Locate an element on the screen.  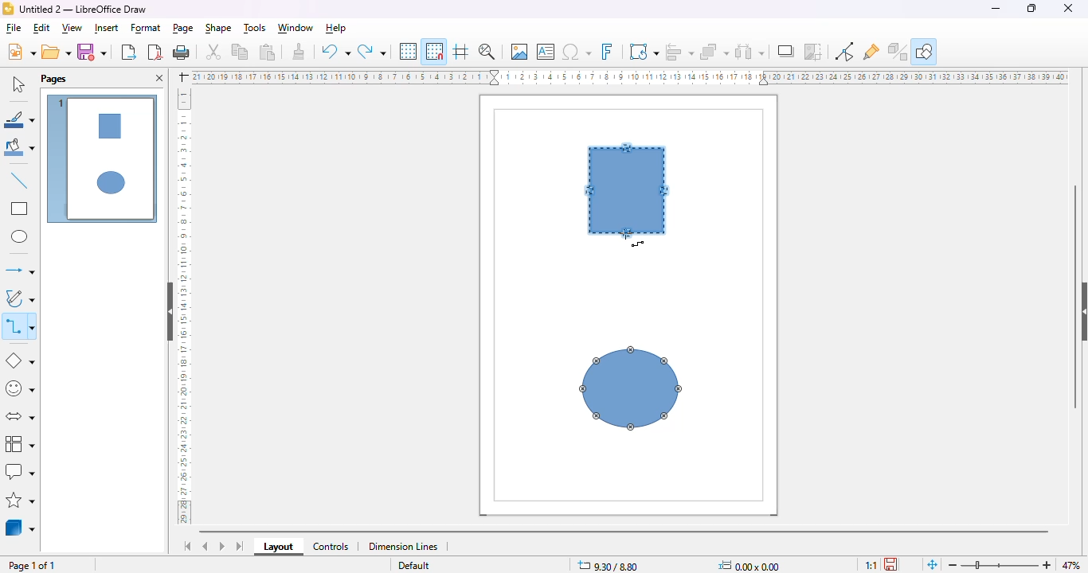
shape 2 is located at coordinates (632, 389).